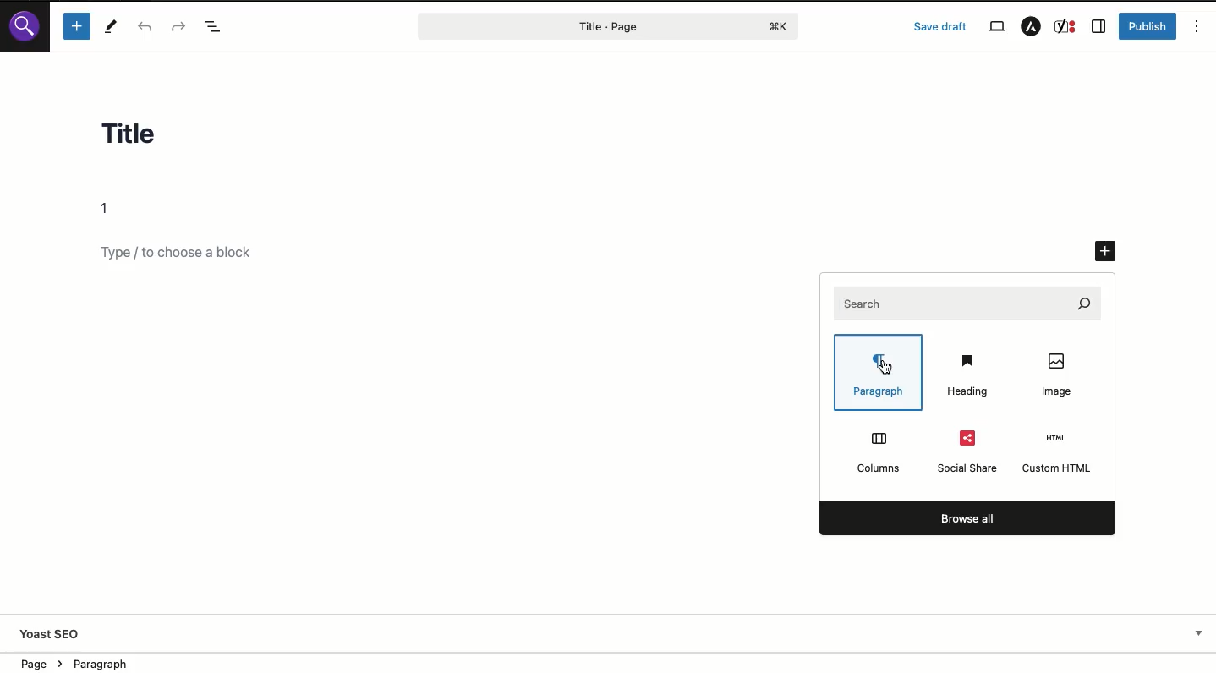 The width and height of the screenshot is (1216, 673). I want to click on Options, so click(1197, 25).